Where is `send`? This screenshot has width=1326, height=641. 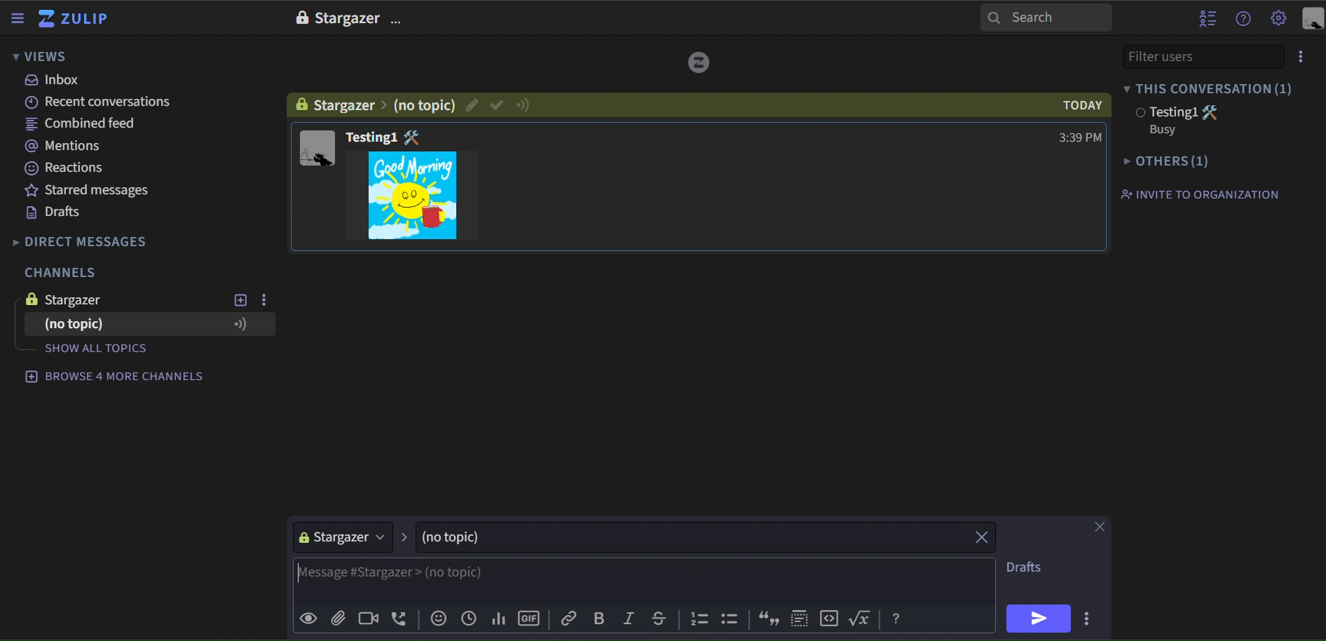
send is located at coordinates (1039, 619).